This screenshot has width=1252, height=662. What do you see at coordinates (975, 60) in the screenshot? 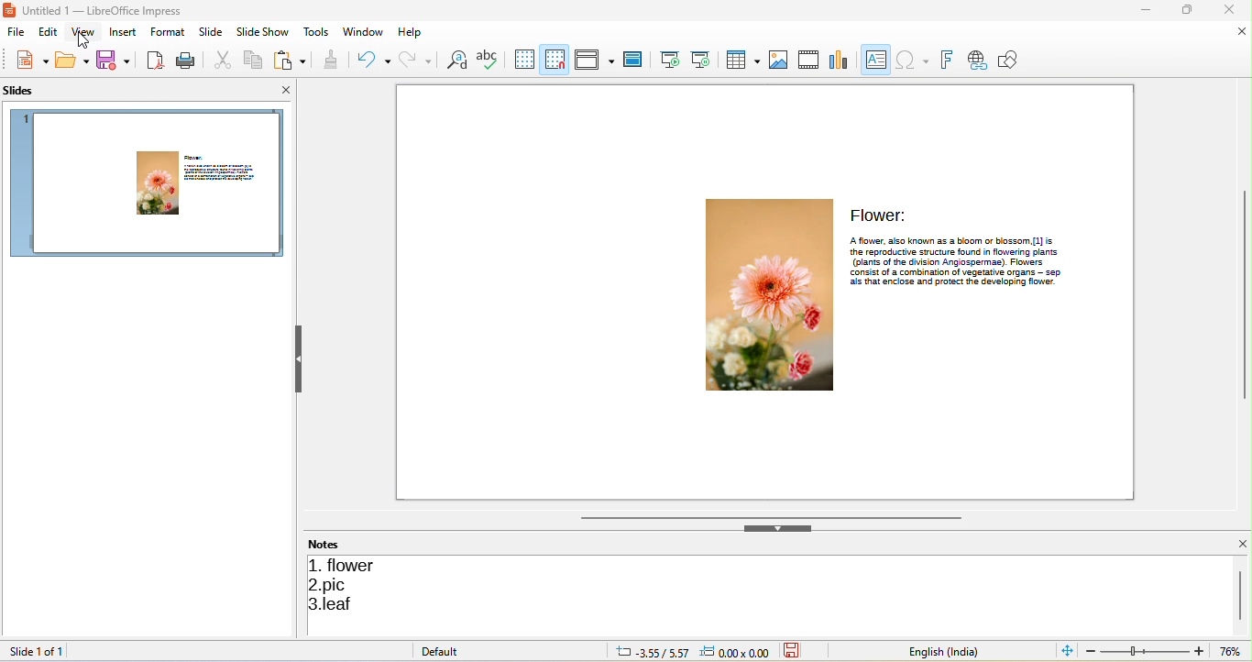
I see `hyperlink` at bounding box center [975, 60].